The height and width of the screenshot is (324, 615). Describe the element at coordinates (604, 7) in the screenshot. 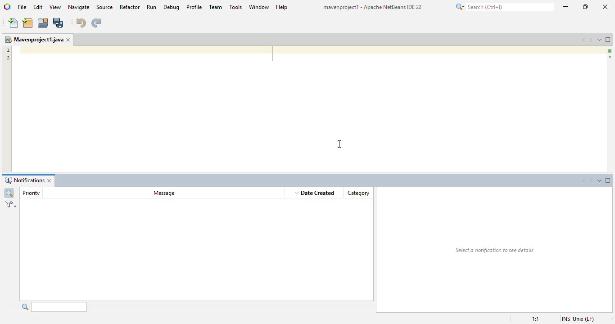

I see `close` at that location.